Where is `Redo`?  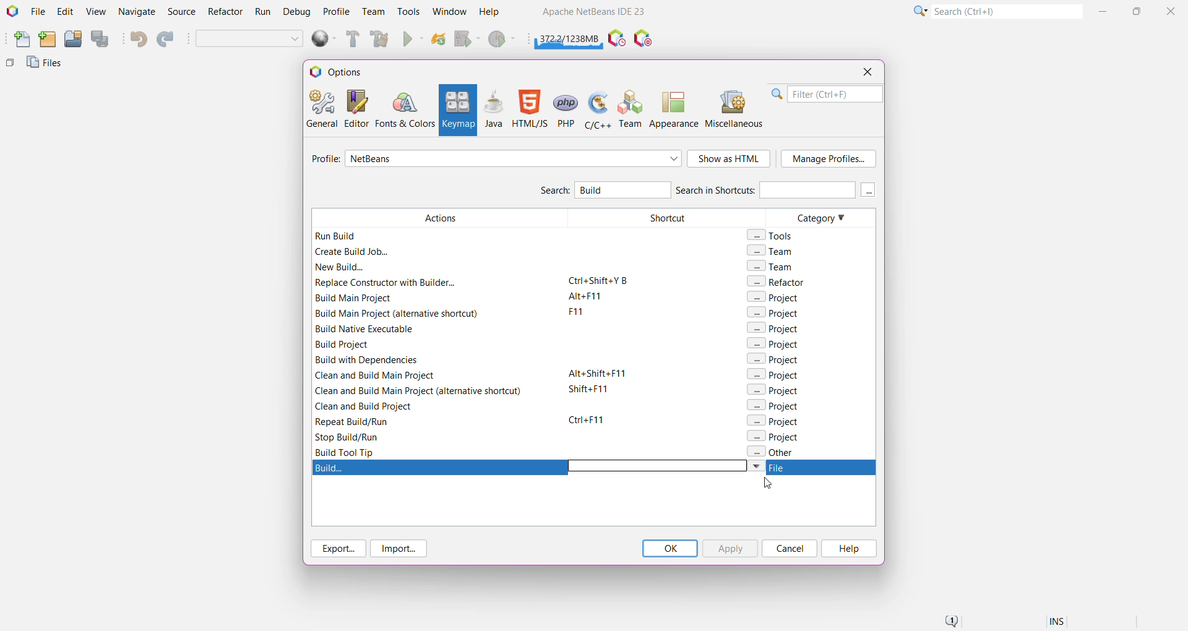
Redo is located at coordinates (167, 40).